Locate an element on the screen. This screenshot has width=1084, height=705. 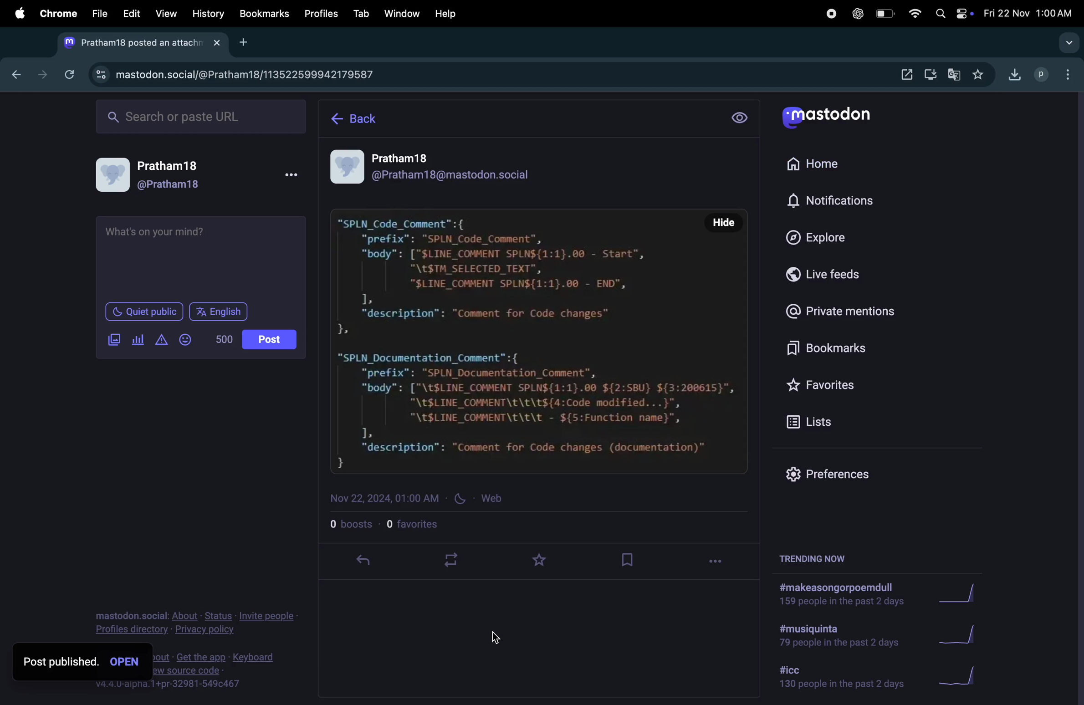
translate is located at coordinates (955, 73).